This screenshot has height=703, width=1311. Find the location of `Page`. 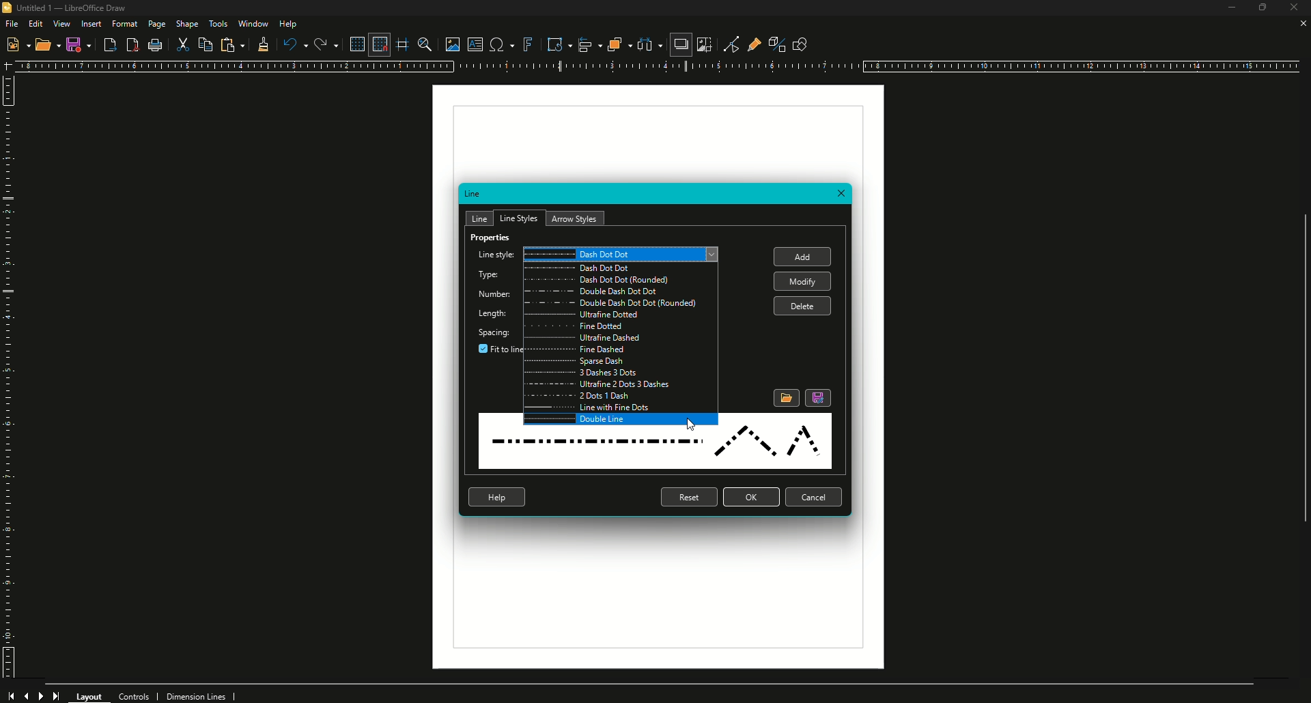

Page is located at coordinates (156, 25).